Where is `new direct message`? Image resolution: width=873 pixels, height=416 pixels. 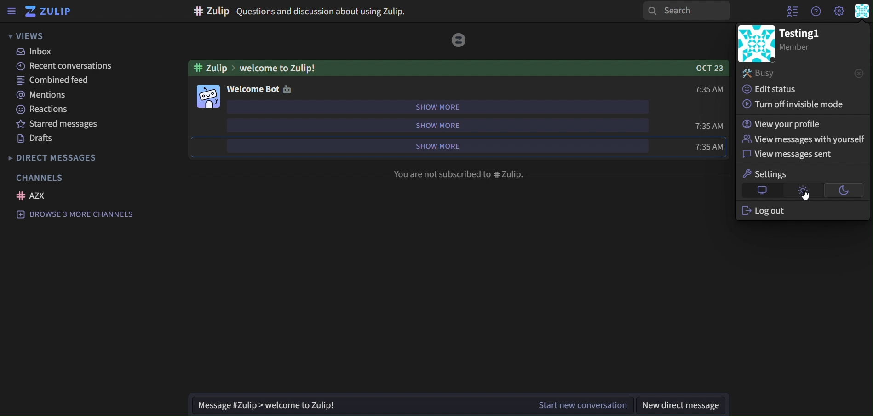
new direct message is located at coordinates (682, 405).